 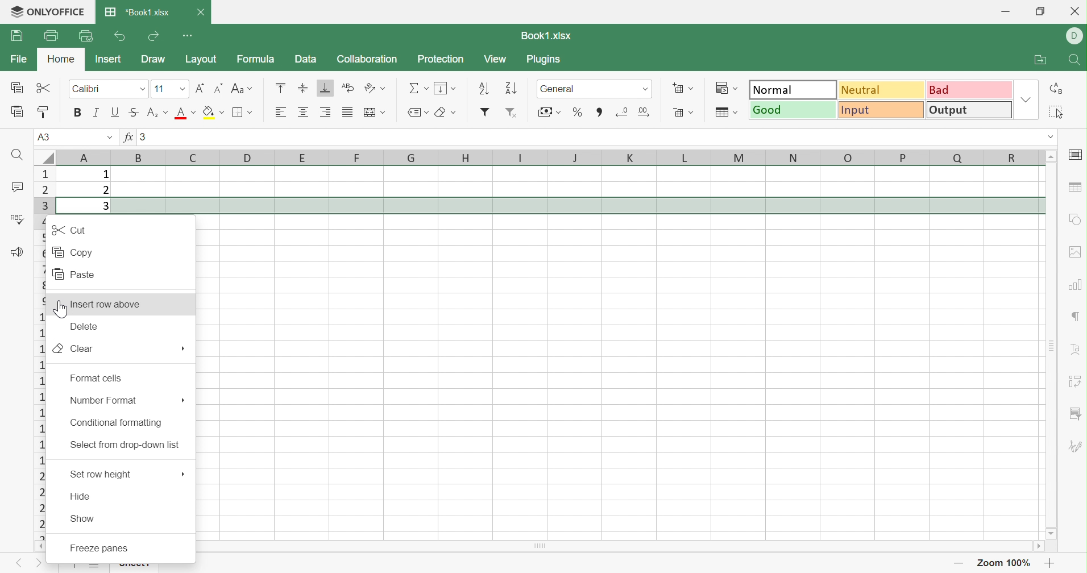 I want to click on 3, so click(x=106, y=207).